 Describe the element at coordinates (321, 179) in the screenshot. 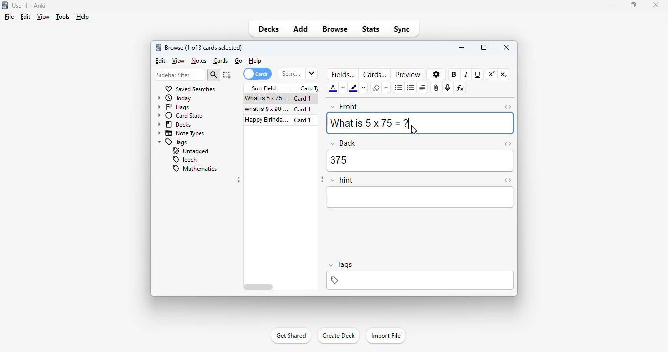

I see `toggle sidebar` at that location.